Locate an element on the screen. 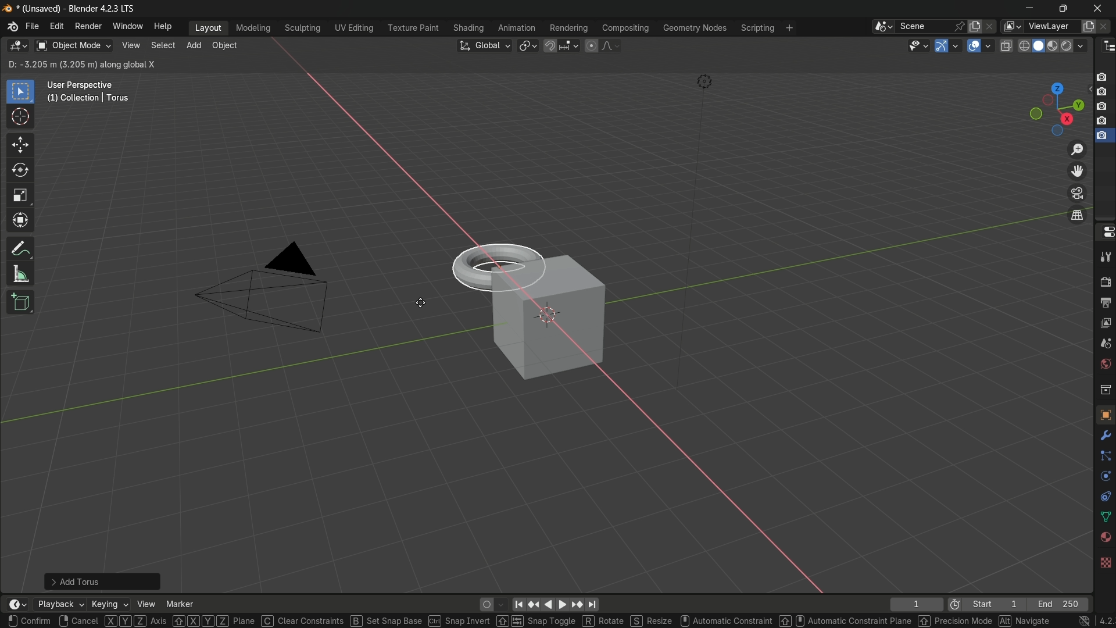  compositing is located at coordinates (625, 28).